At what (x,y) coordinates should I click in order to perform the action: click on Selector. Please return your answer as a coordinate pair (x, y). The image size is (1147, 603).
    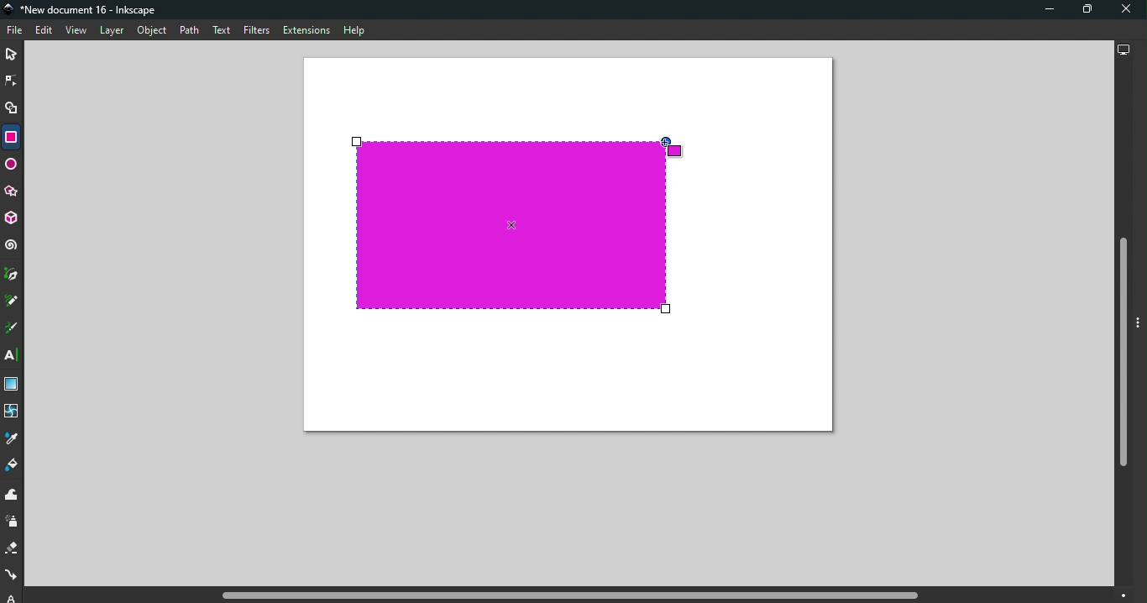
    Looking at the image, I should click on (11, 55).